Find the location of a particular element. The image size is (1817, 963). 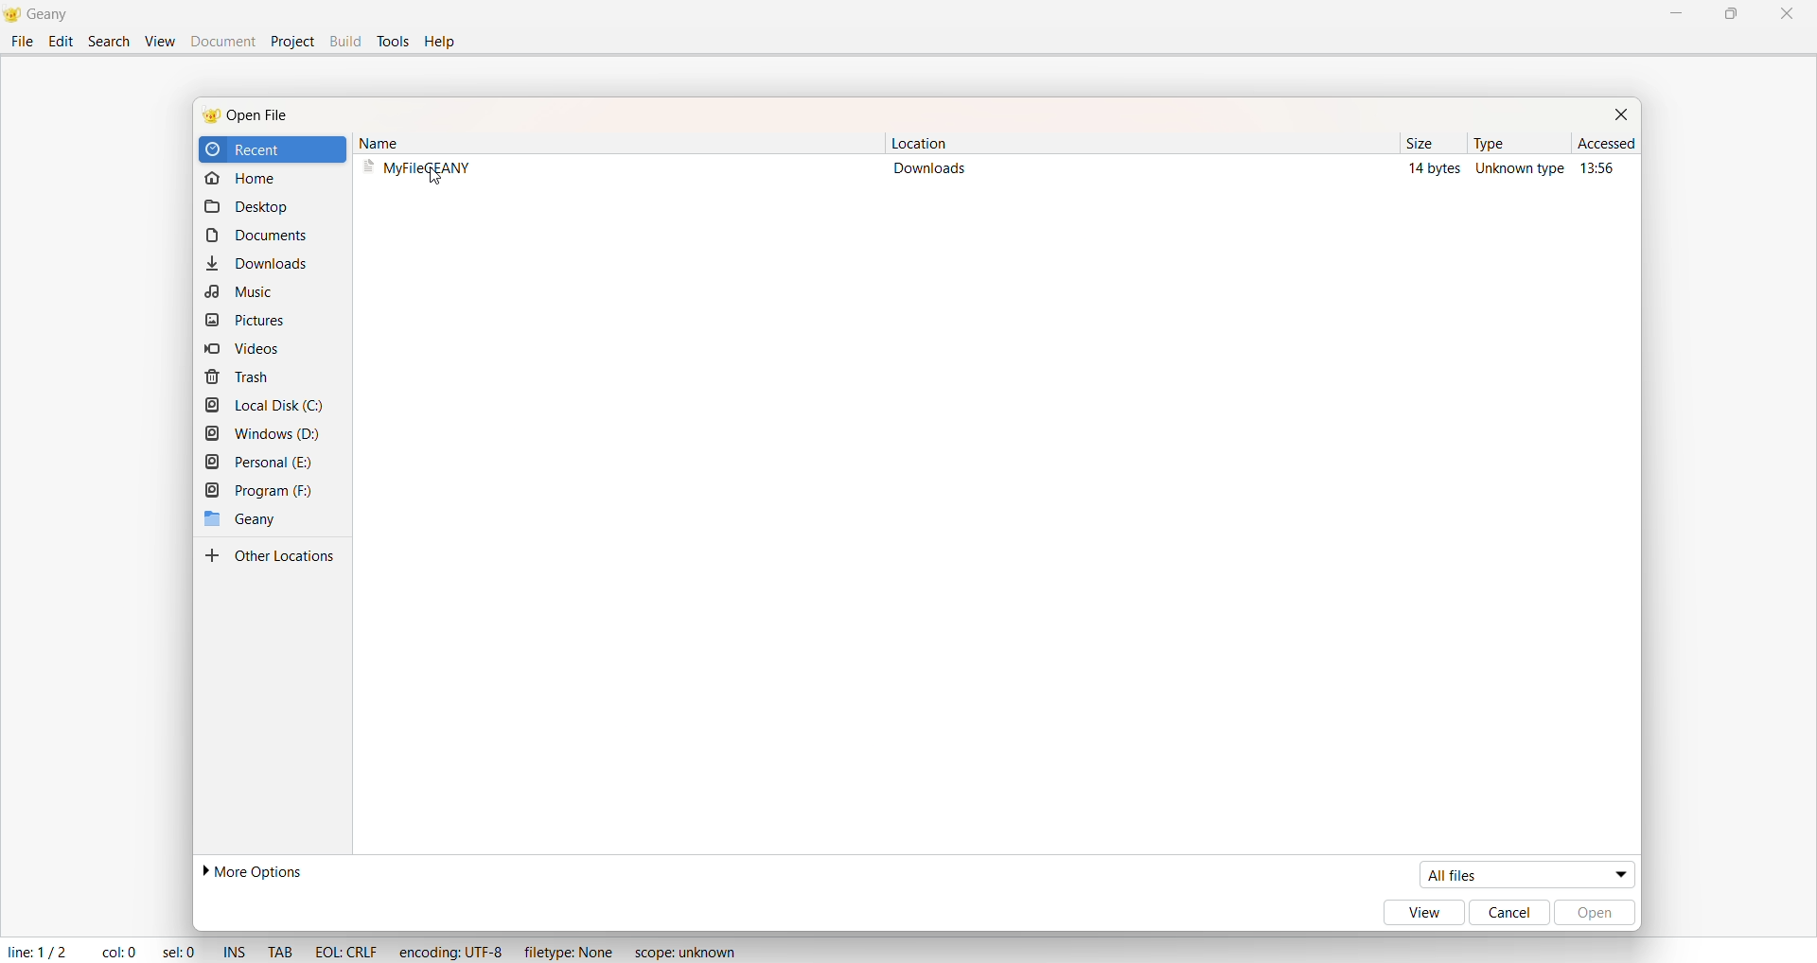

cursor is located at coordinates (441, 175).